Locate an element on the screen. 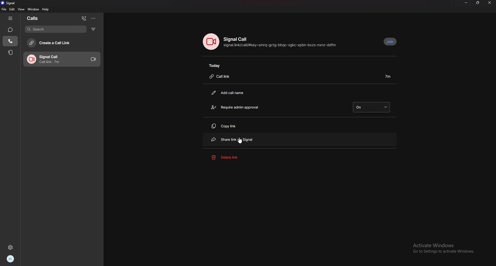  view is located at coordinates (21, 9).